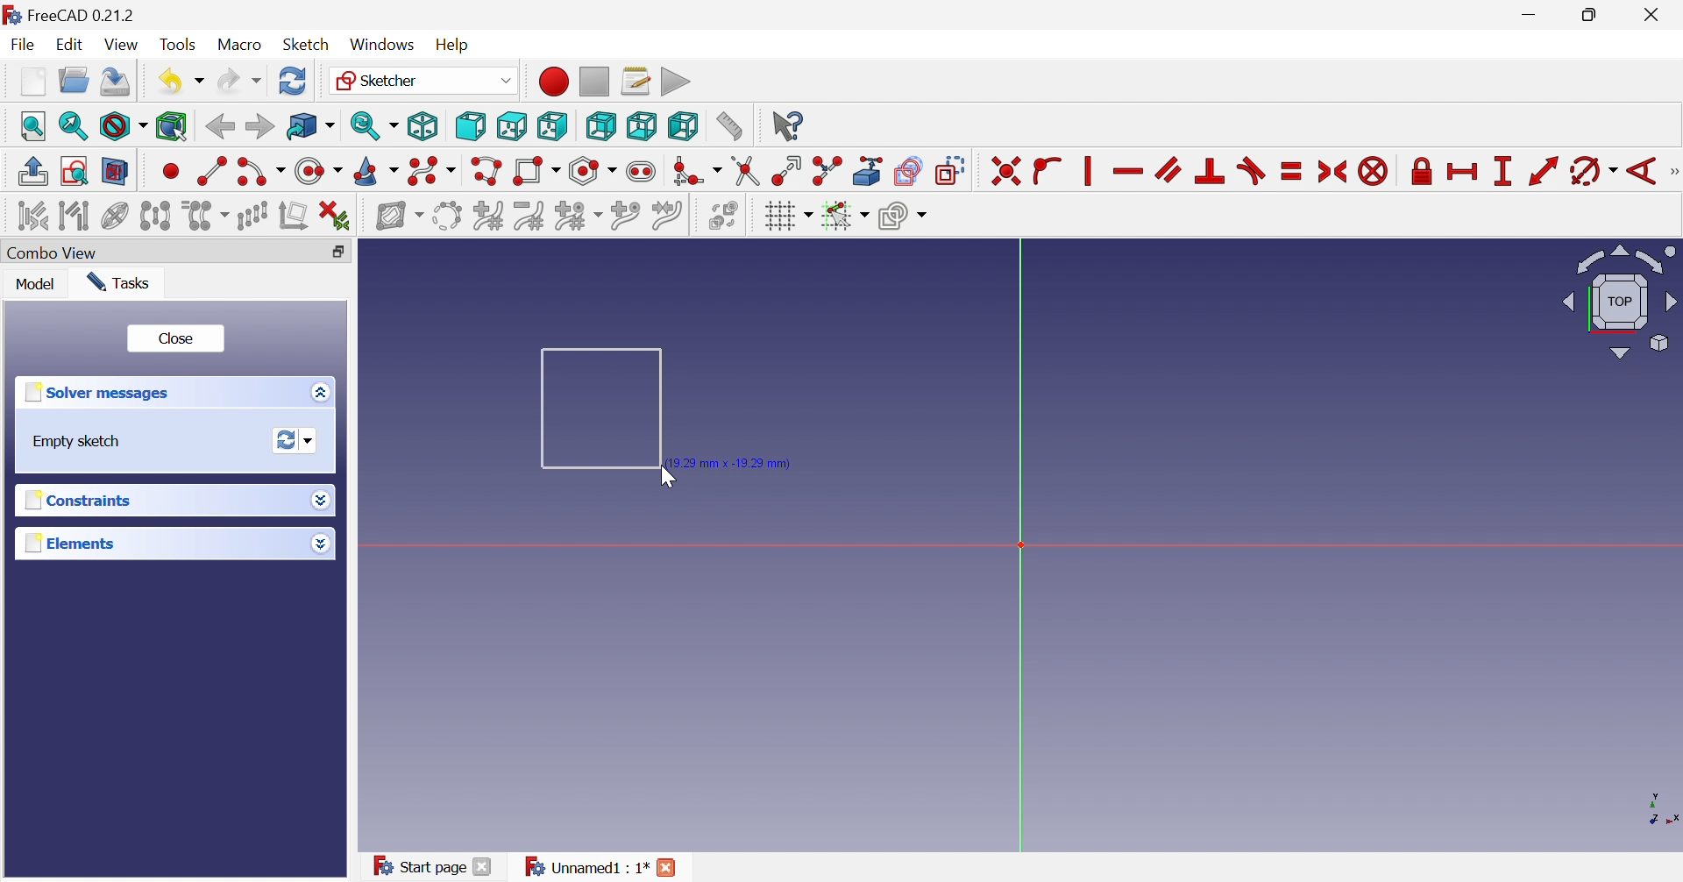 The image size is (1683, 882). What do you see at coordinates (636, 80) in the screenshot?
I see `Macros...` at bounding box center [636, 80].